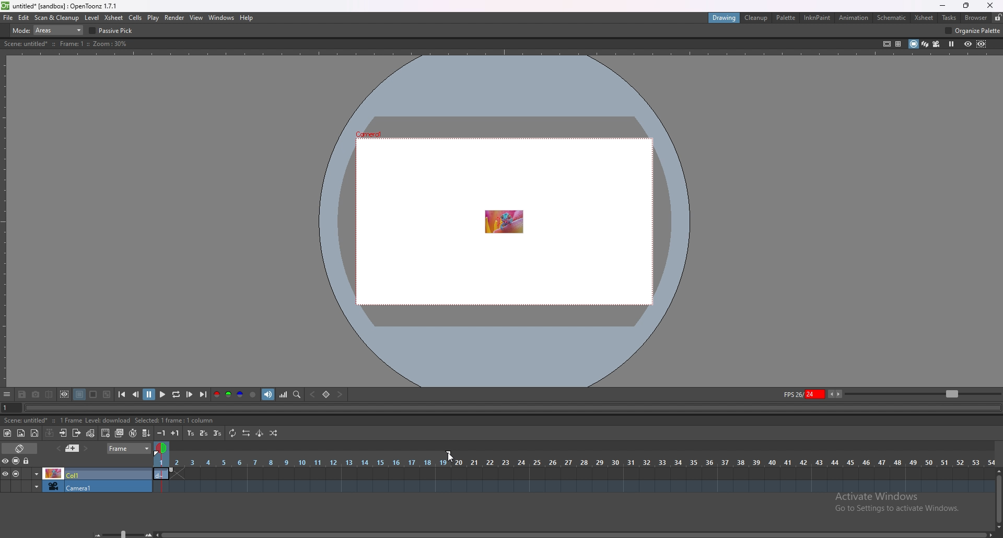 The image size is (1003, 538). I want to click on black background, so click(80, 395).